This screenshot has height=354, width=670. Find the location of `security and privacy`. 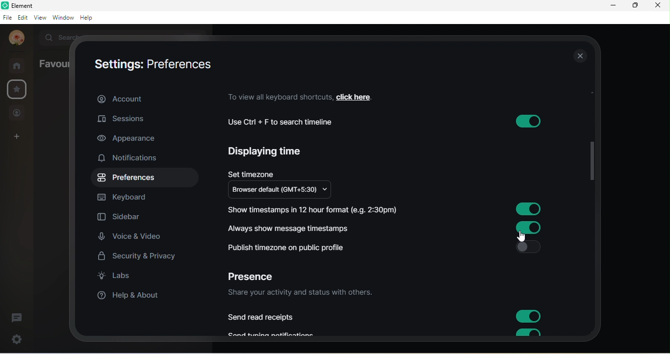

security and privacy is located at coordinates (138, 256).